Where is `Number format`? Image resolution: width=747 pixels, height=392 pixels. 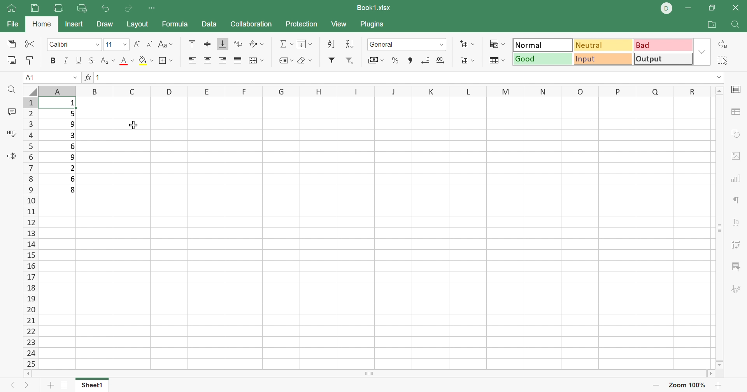
Number format is located at coordinates (406, 44).